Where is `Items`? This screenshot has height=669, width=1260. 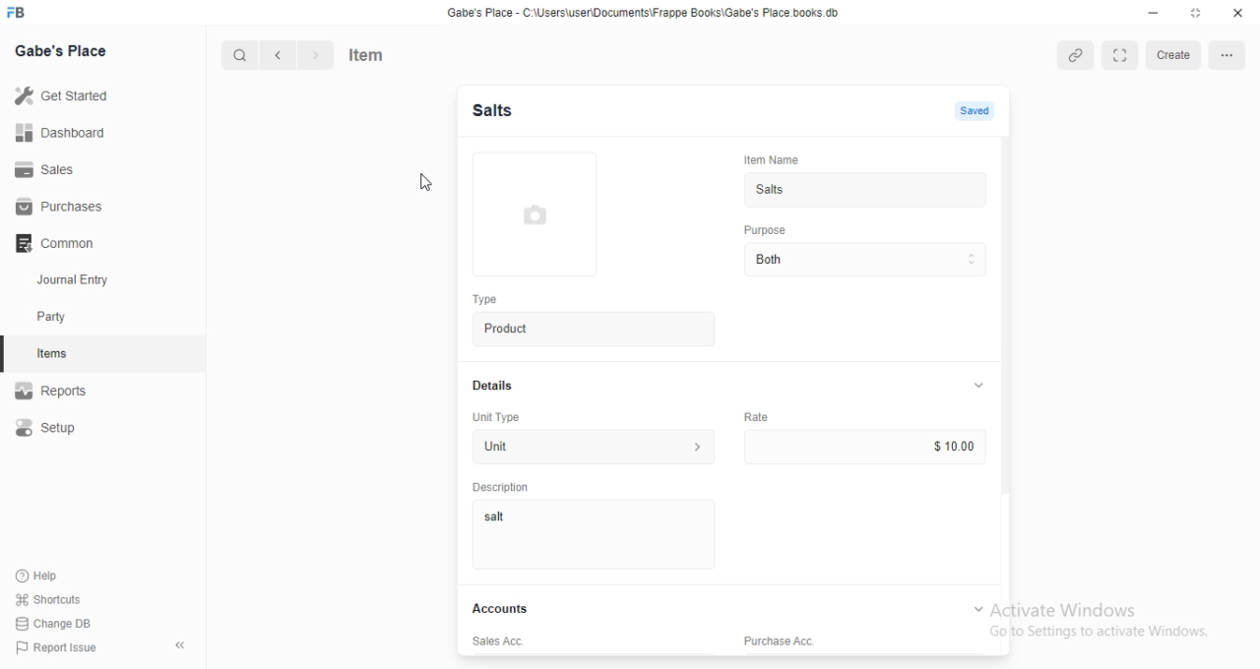
Items is located at coordinates (380, 54).